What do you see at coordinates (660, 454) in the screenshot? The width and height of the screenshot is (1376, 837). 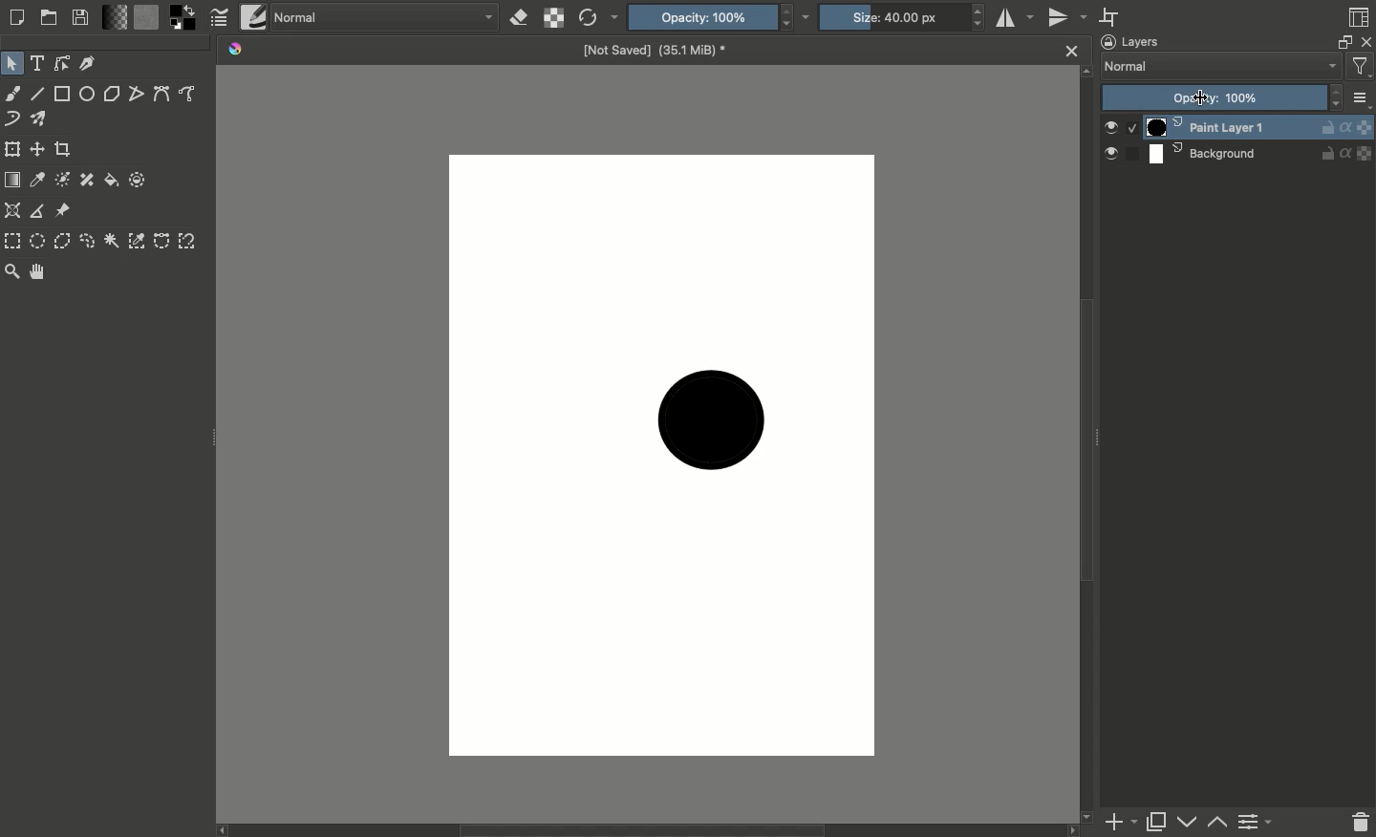 I see `Canvas` at bounding box center [660, 454].